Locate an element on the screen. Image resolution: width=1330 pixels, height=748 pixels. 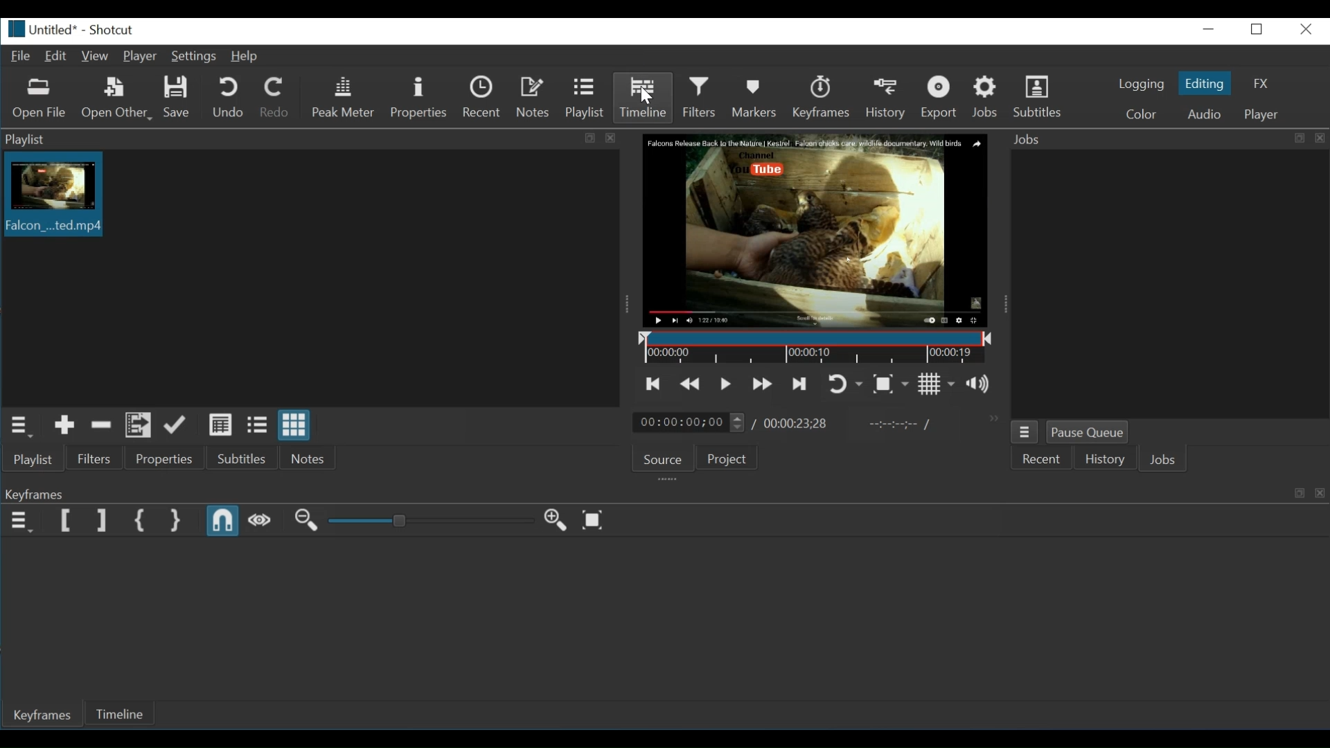
File name is located at coordinates (39, 29).